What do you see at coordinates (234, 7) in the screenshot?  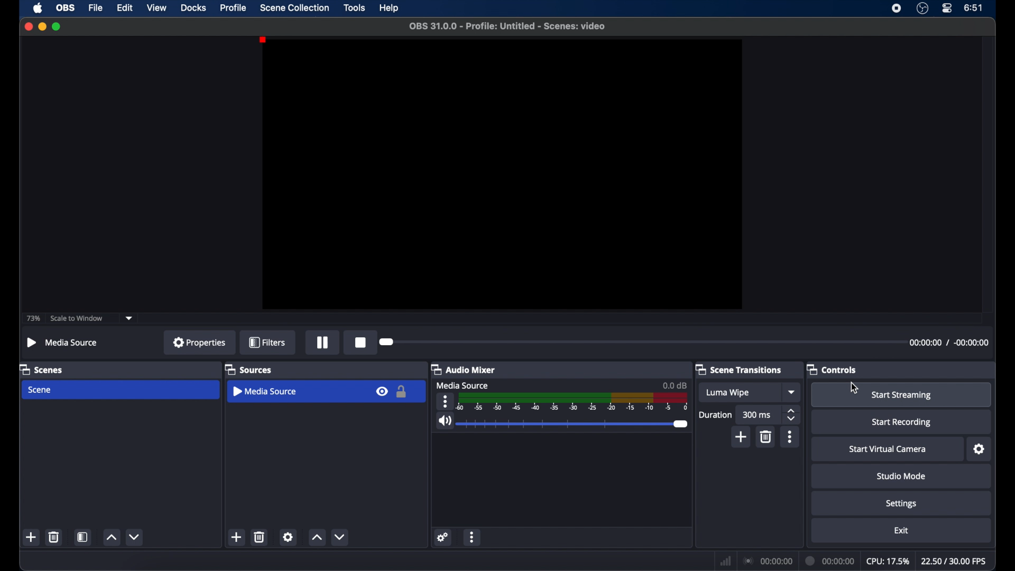 I see `profile` at bounding box center [234, 7].